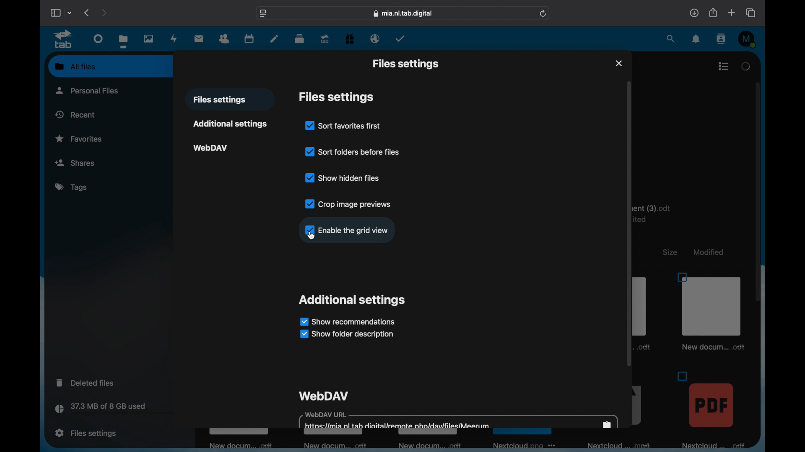 This screenshot has width=805, height=452. I want to click on show tab overview, so click(751, 13).